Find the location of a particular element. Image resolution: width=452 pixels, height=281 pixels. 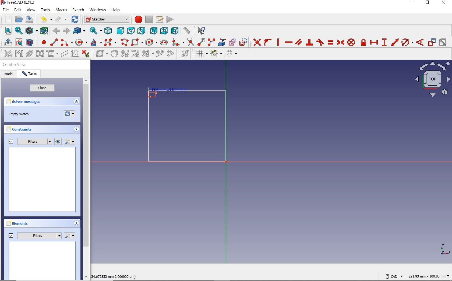

constrain block is located at coordinates (351, 43).